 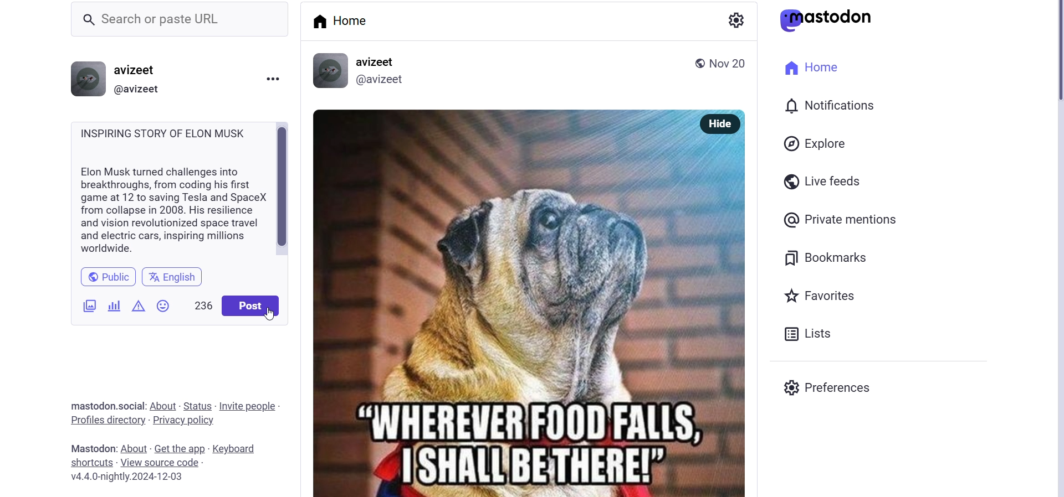 What do you see at coordinates (828, 107) in the screenshot?
I see `notifications` at bounding box center [828, 107].